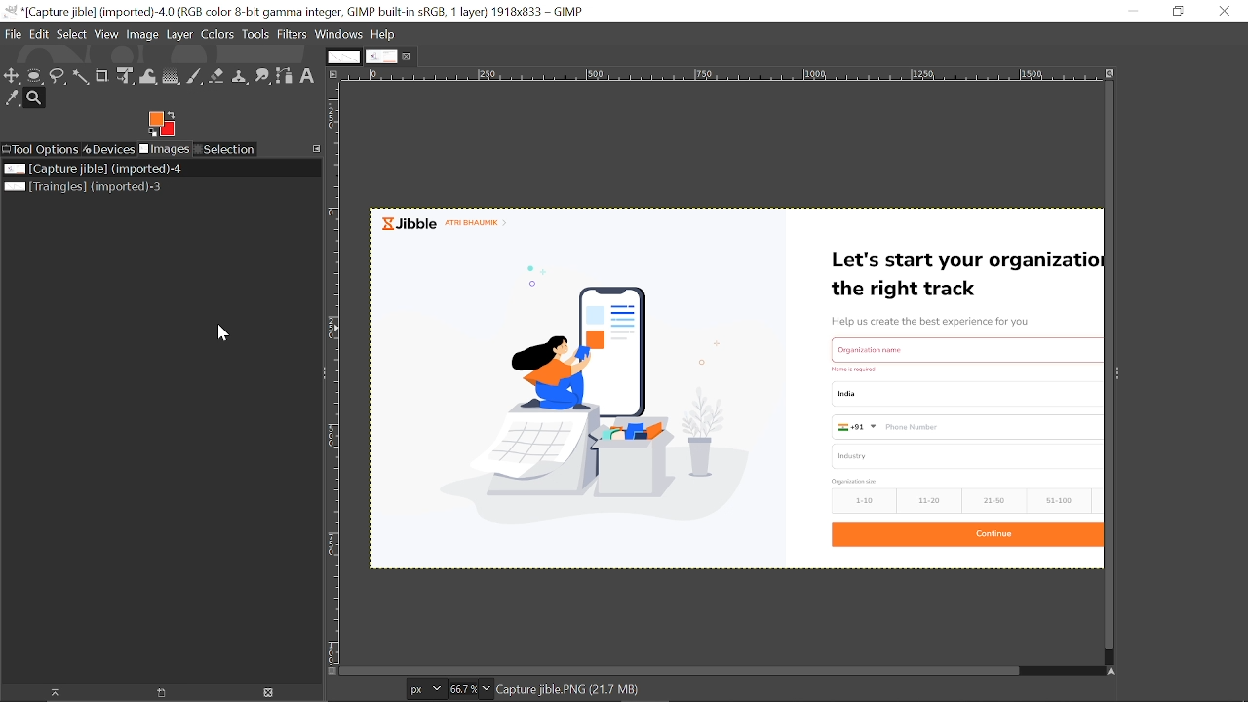 This screenshot has height=702, width=1248. Describe the element at coordinates (344, 57) in the screenshot. I see `First tab` at that location.